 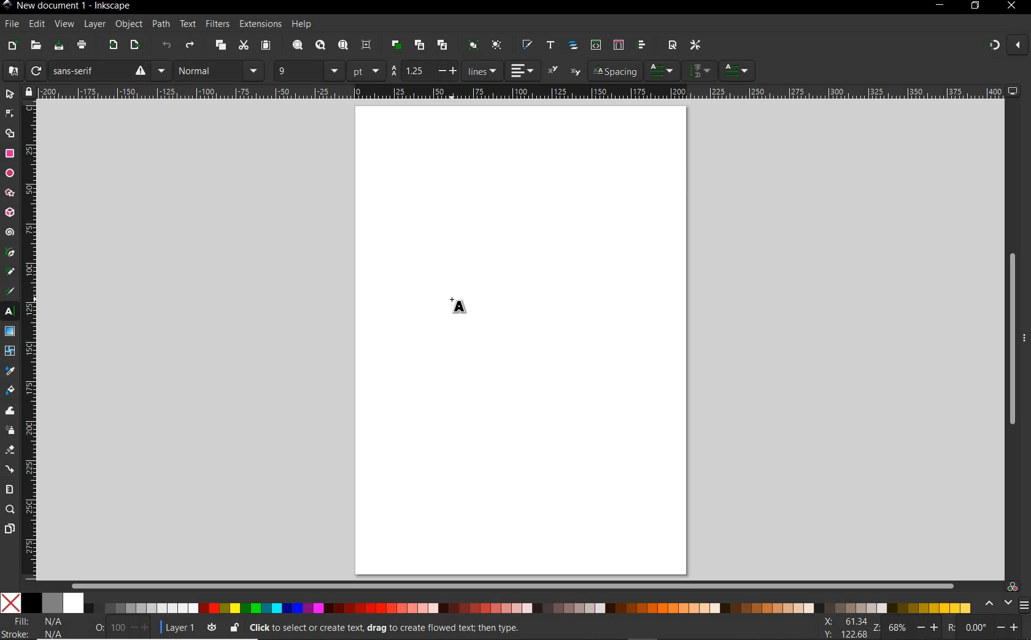 I want to click on color scroll options, so click(x=995, y=604).